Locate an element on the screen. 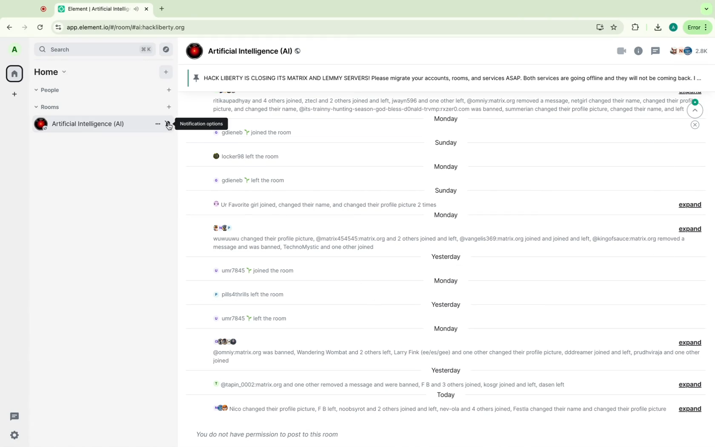  profile pictures is located at coordinates (226, 227).